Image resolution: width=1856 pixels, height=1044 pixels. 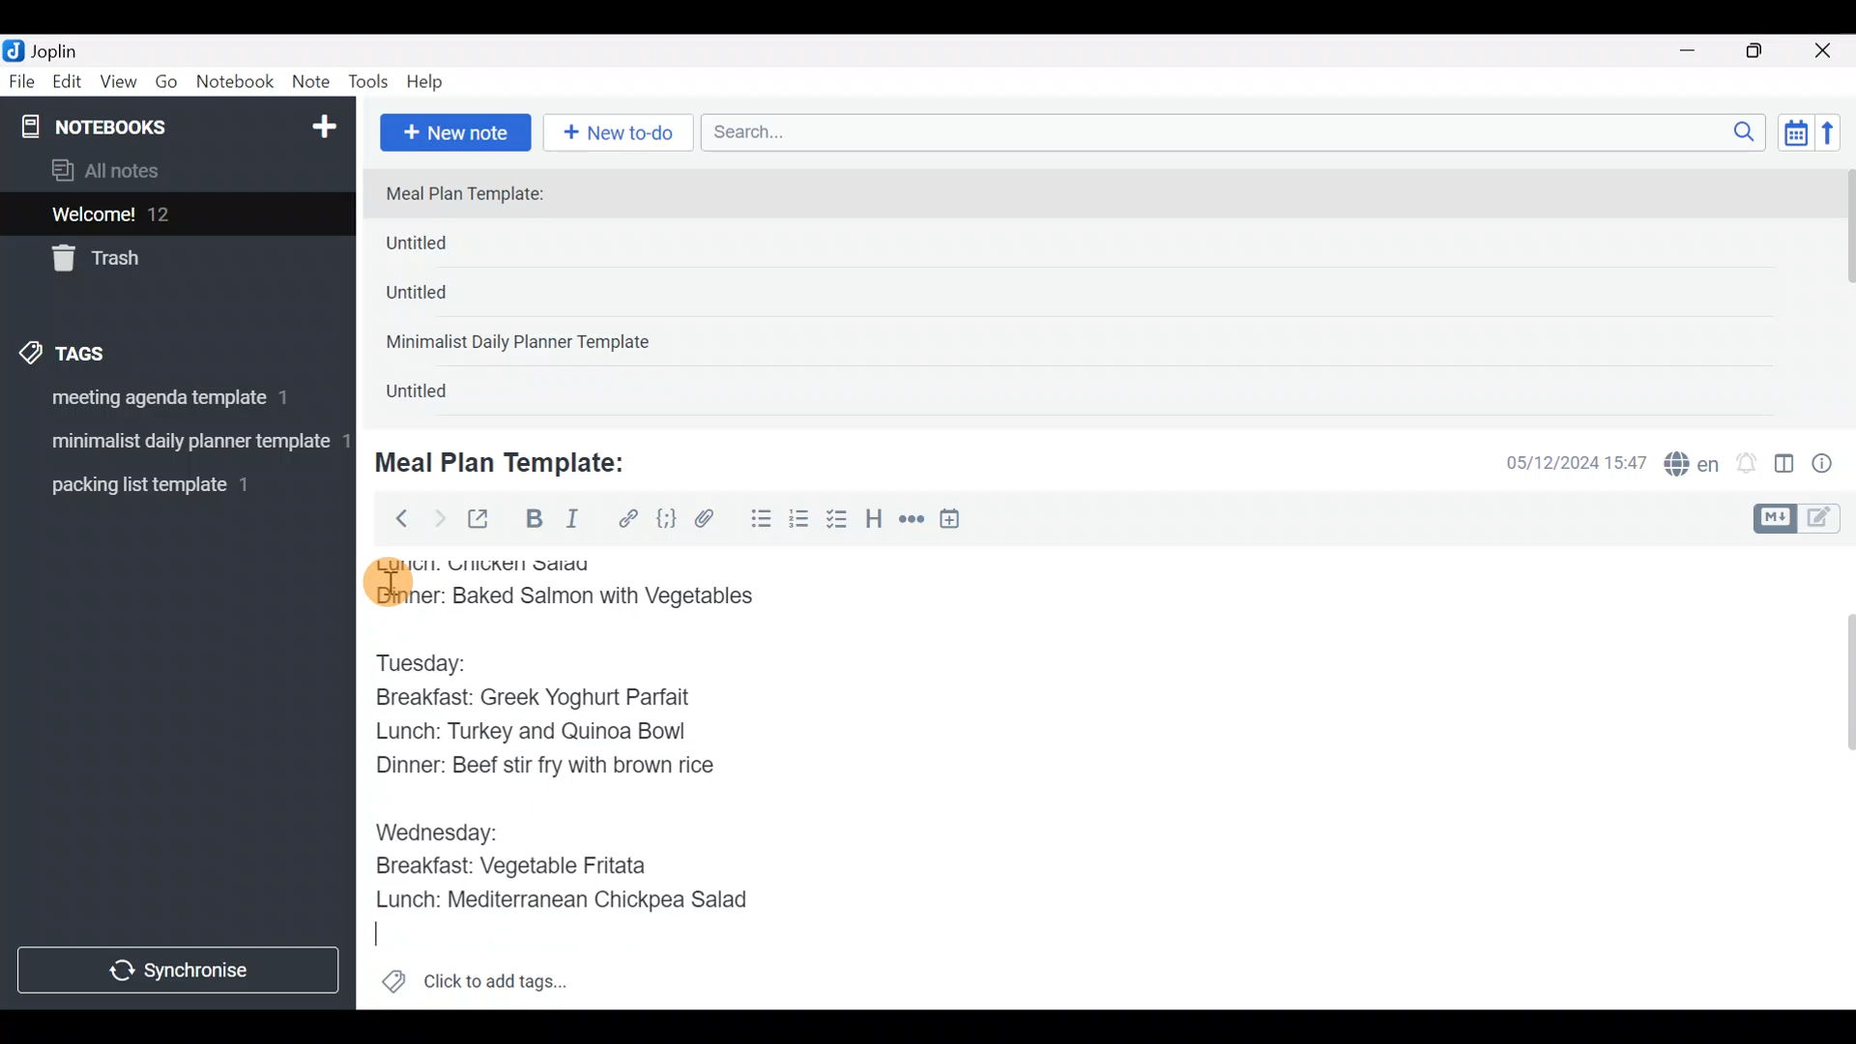 What do you see at coordinates (526, 866) in the screenshot?
I see `Breakfast: Vegetable Fritata` at bounding box center [526, 866].